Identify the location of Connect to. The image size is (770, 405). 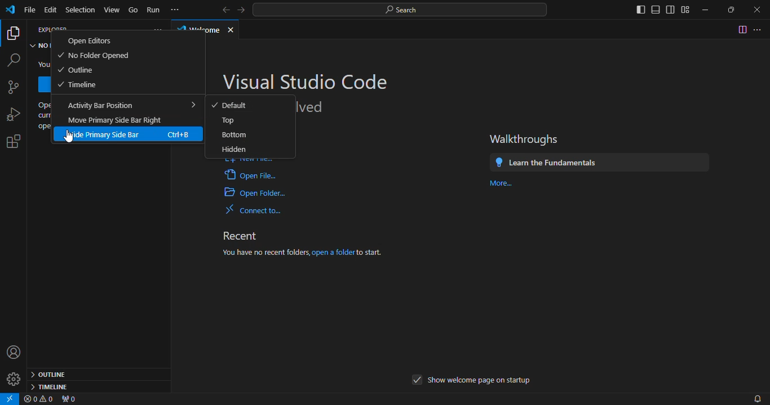
(257, 209).